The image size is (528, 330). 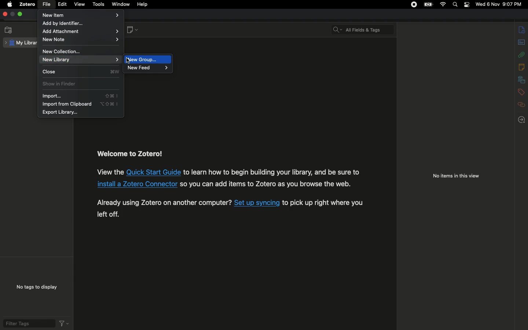 I want to click on Add by identifier, so click(x=73, y=24).